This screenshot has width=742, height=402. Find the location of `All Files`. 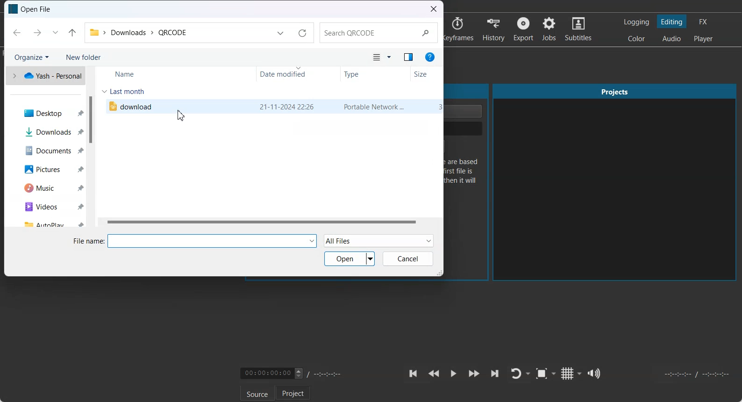

All Files is located at coordinates (379, 241).